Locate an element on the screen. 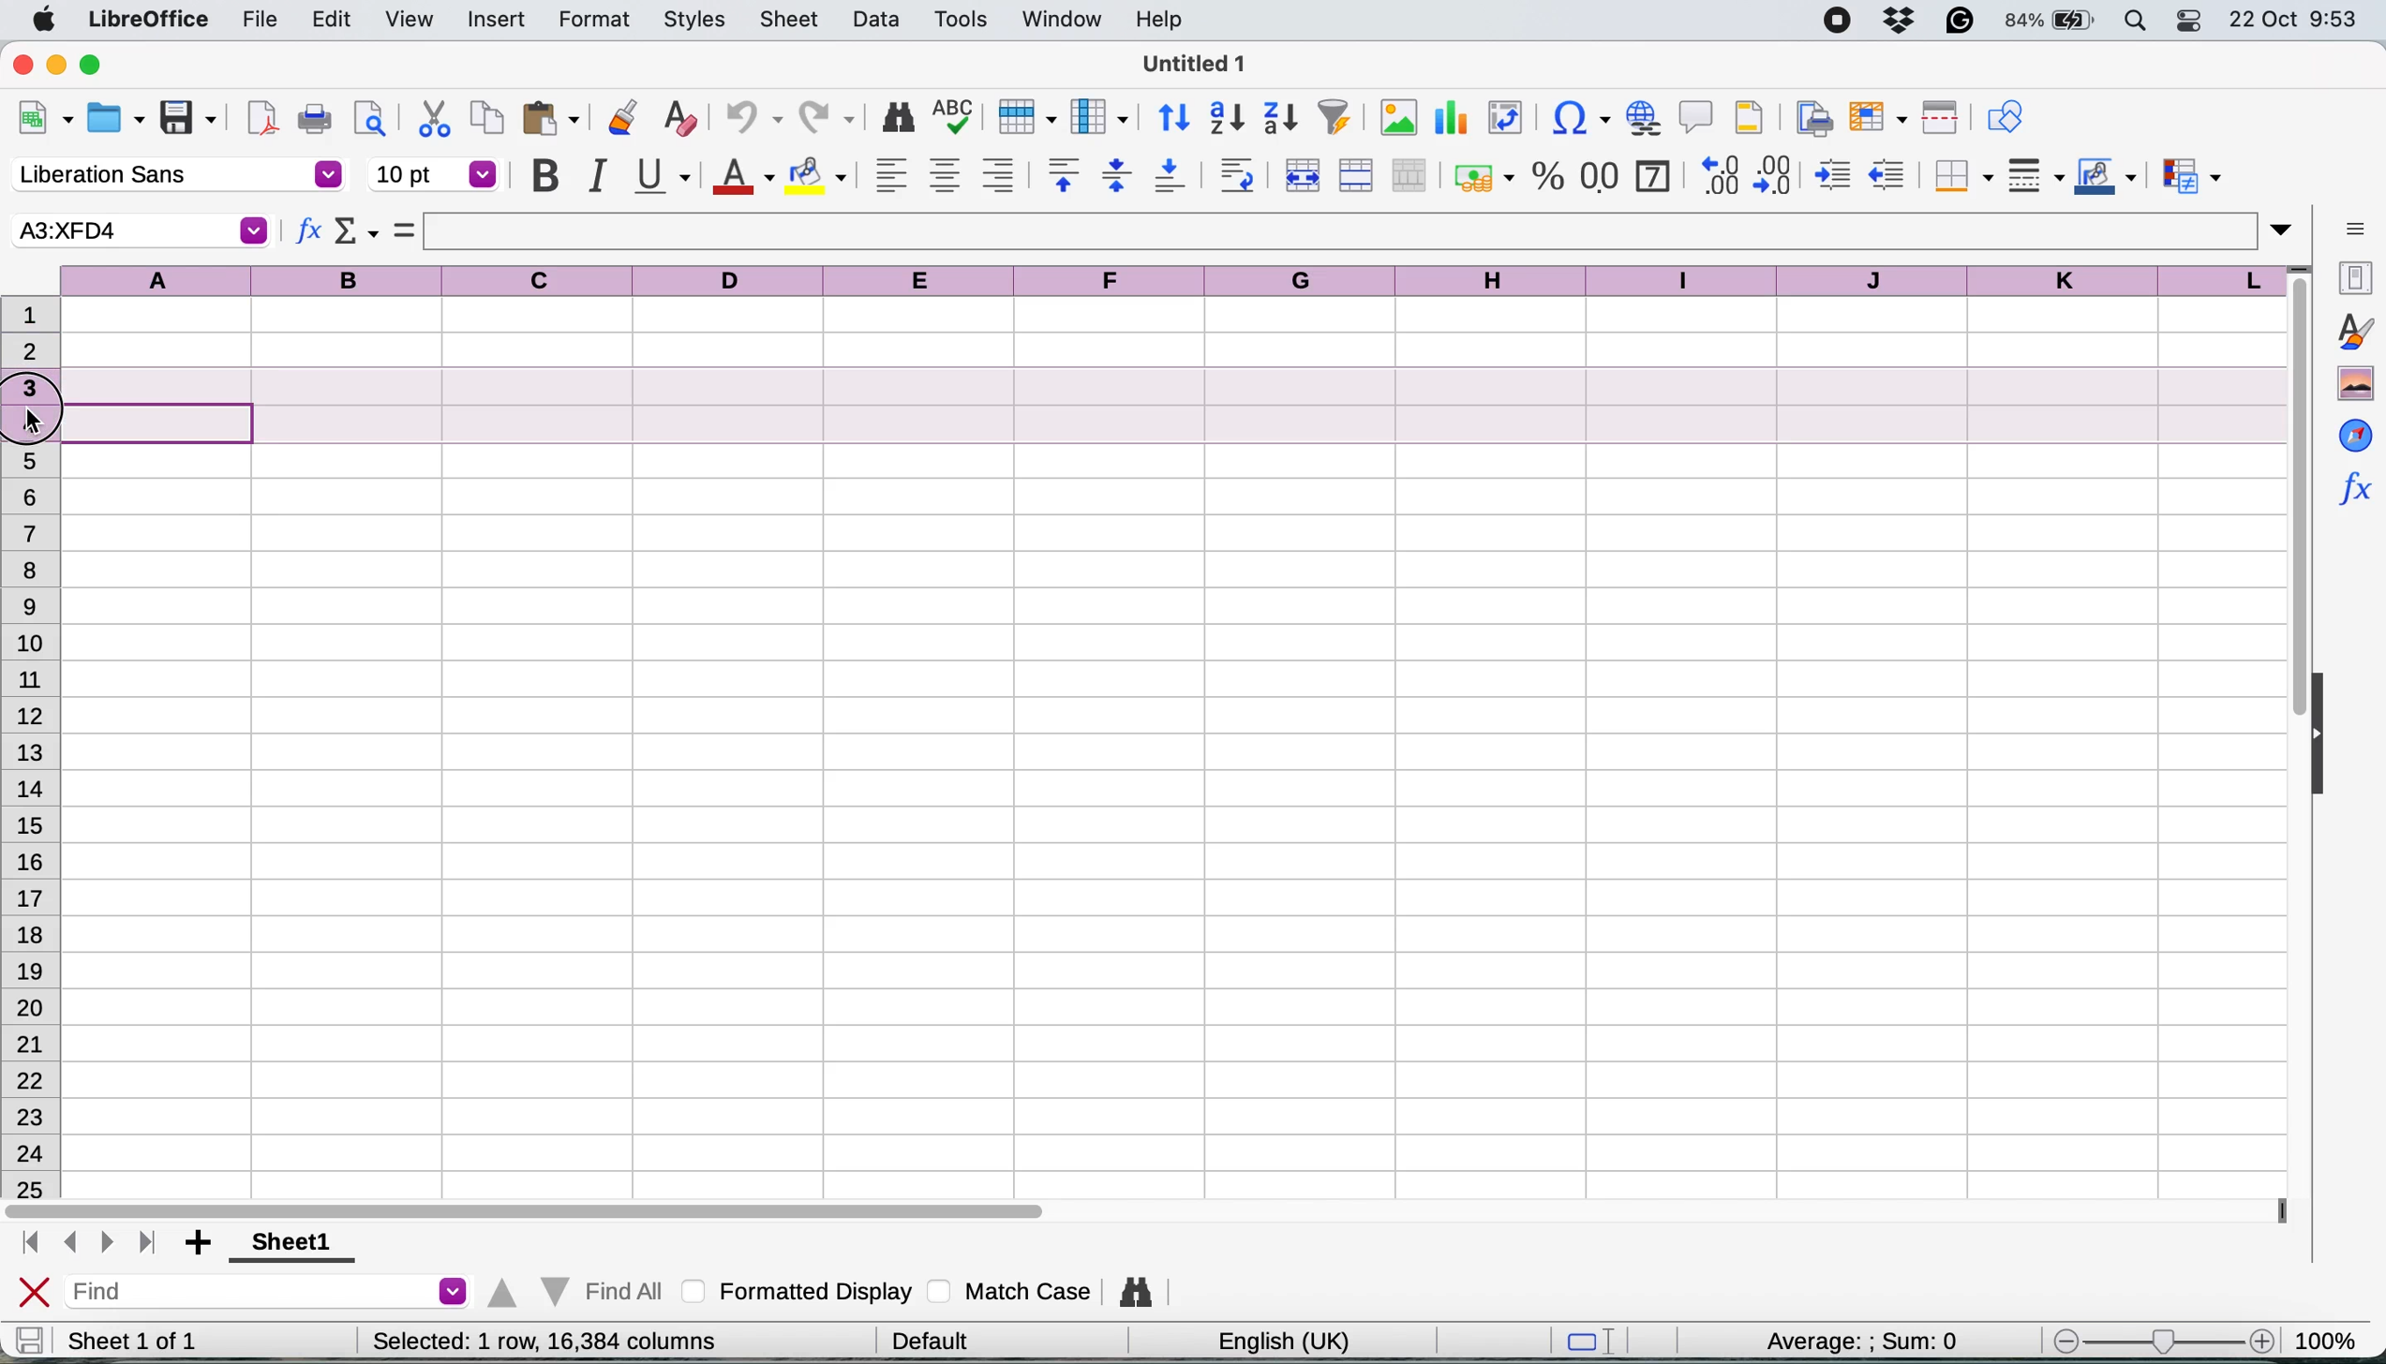 The image size is (2386, 1364). control center is located at coordinates (2194, 21).